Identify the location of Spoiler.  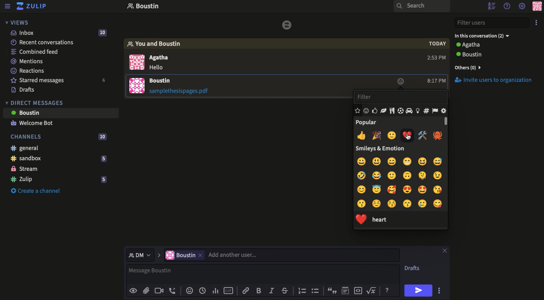
(345, 290).